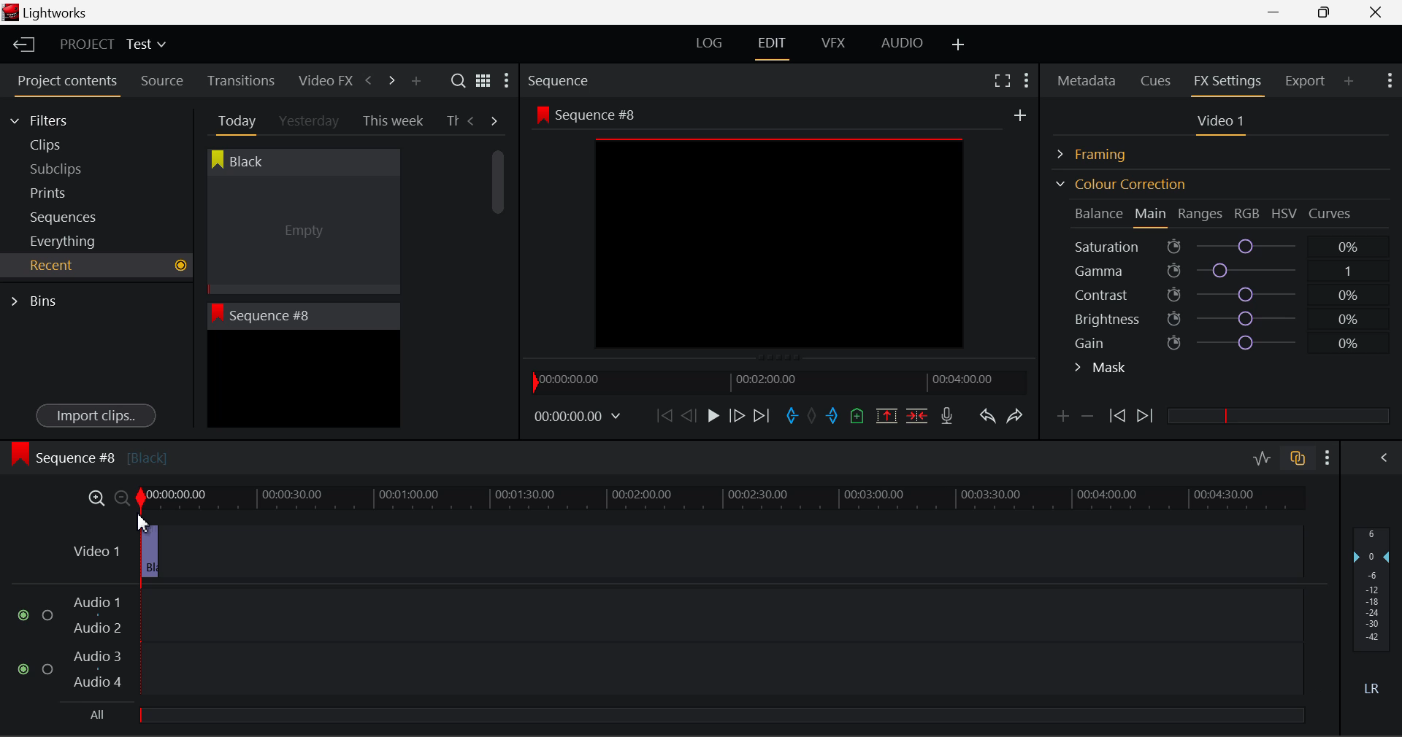  What do you see at coordinates (1332, 213) in the screenshot?
I see `Curves` at bounding box center [1332, 213].